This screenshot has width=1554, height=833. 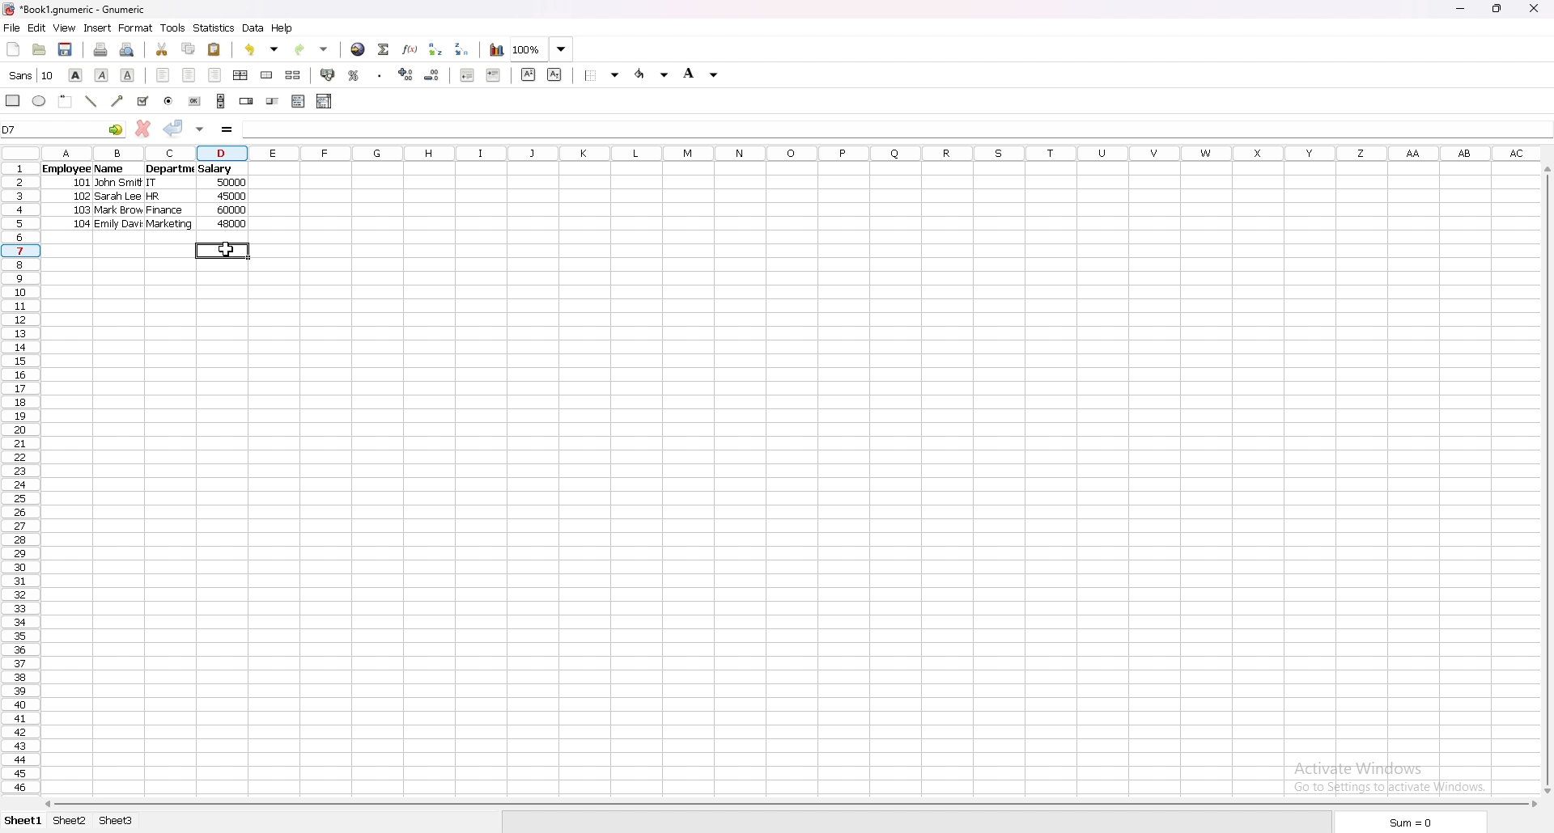 What do you see at coordinates (227, 130) in the screenshot?
I see `formula` at bounding box center [227, 130].